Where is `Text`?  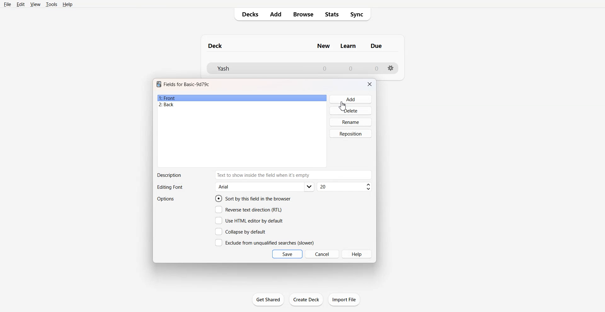 Text is located at coordinates (169, 175).